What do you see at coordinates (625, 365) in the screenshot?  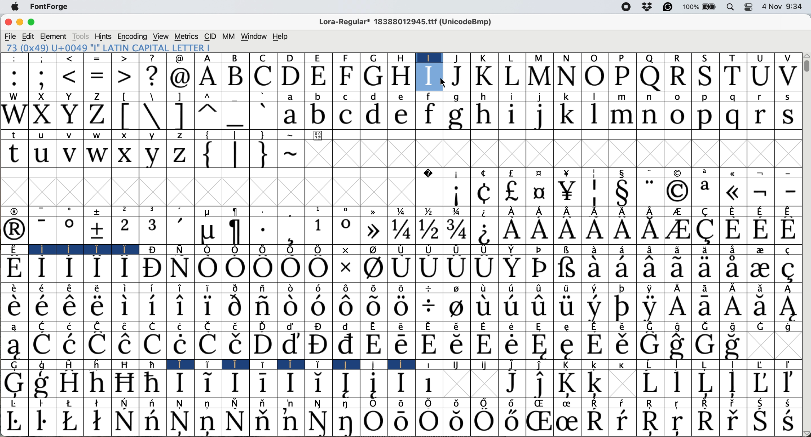 I see `Symbol` at bounding box center [625, 365].